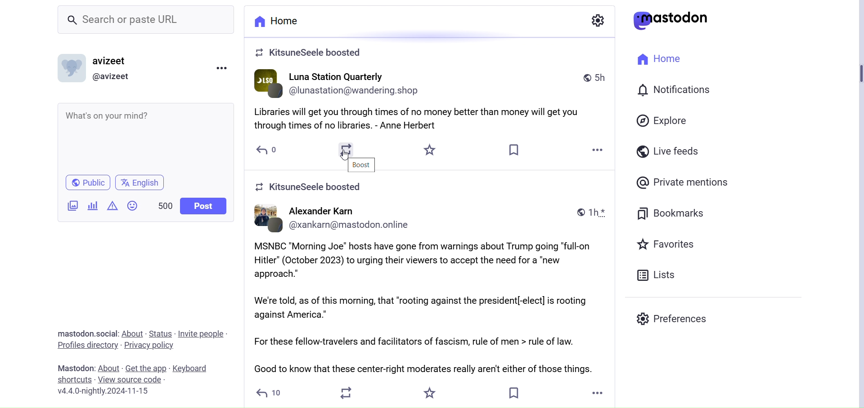  What do you see at coordinates (363, 164) in the screenshot?
I see `Boost` at bounding box center [363, 164].